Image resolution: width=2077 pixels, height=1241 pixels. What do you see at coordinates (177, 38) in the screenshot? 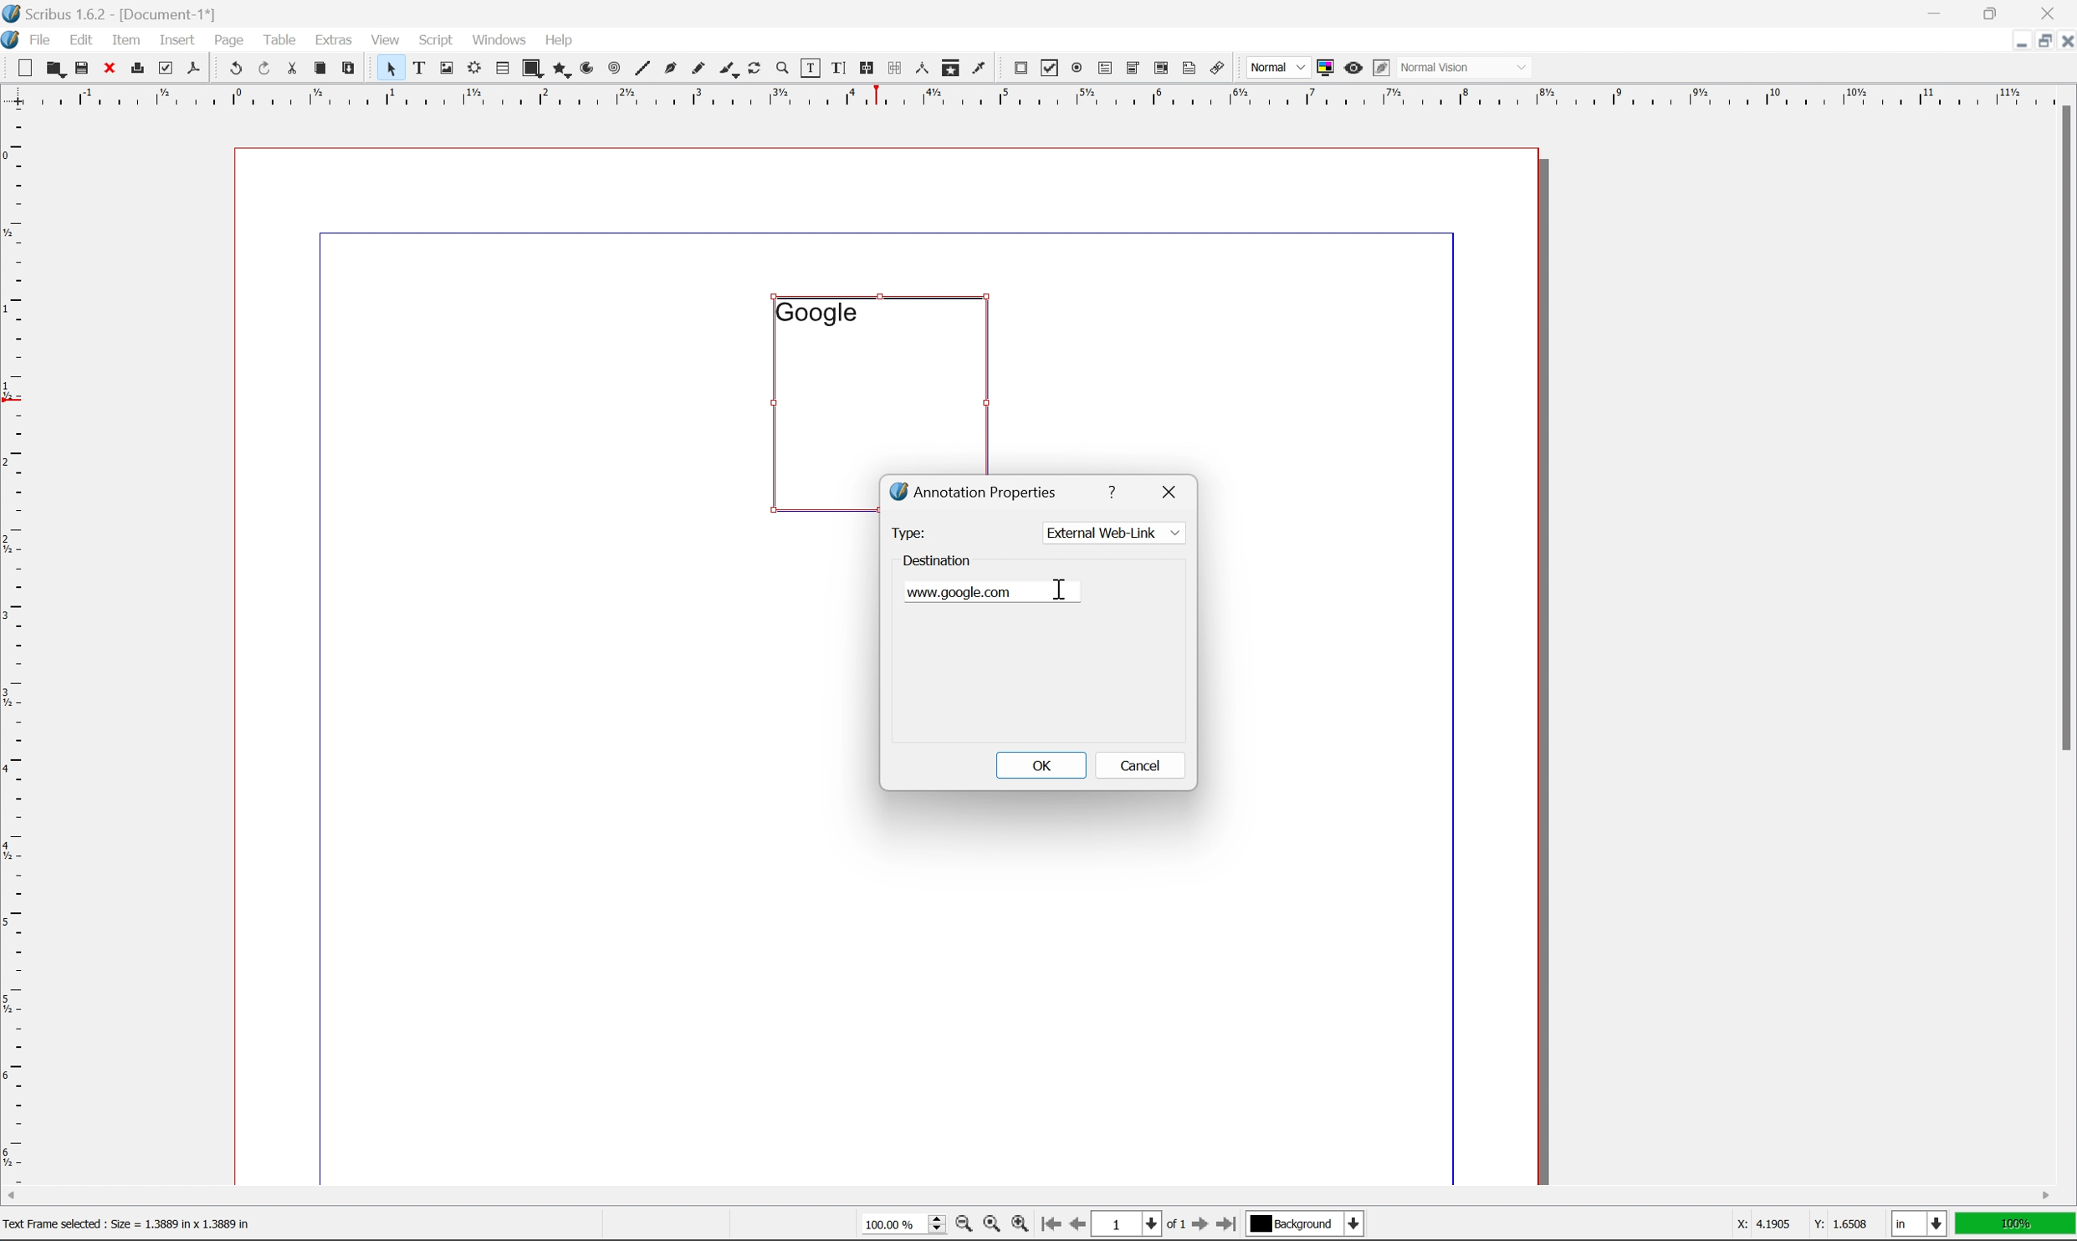
I see `insert` at bounding box center [177, 38].